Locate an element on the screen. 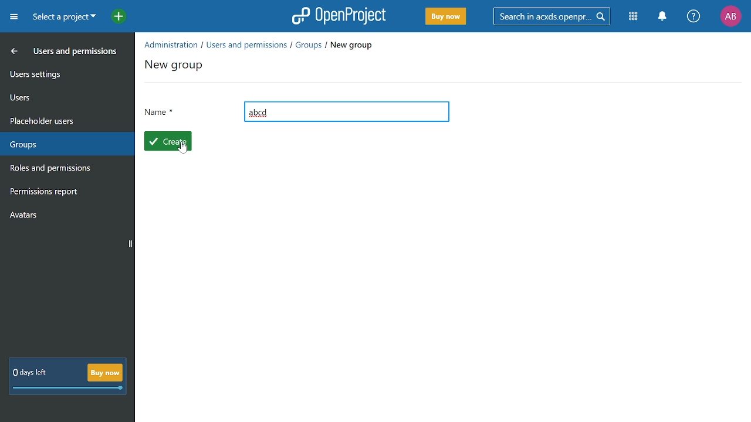  Buy Now is located at coordinates (446, 17).